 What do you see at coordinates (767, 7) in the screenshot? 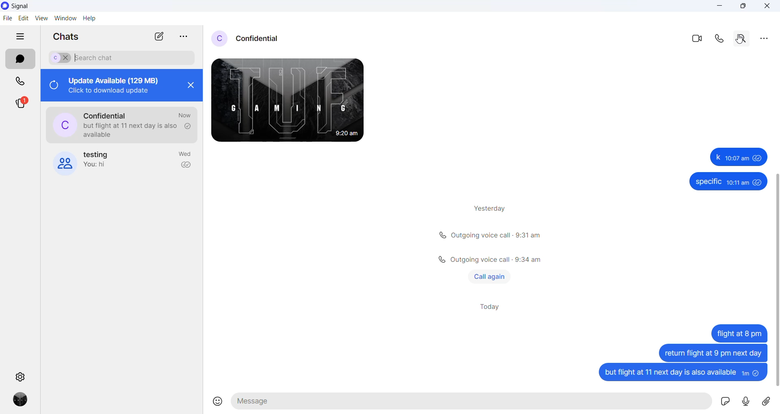
I see `close` at bounding box center [767, 7].